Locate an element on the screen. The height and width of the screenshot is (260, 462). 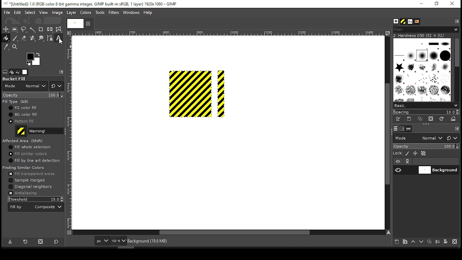
shape (pattern fill) is located at coordinates (220, 95).